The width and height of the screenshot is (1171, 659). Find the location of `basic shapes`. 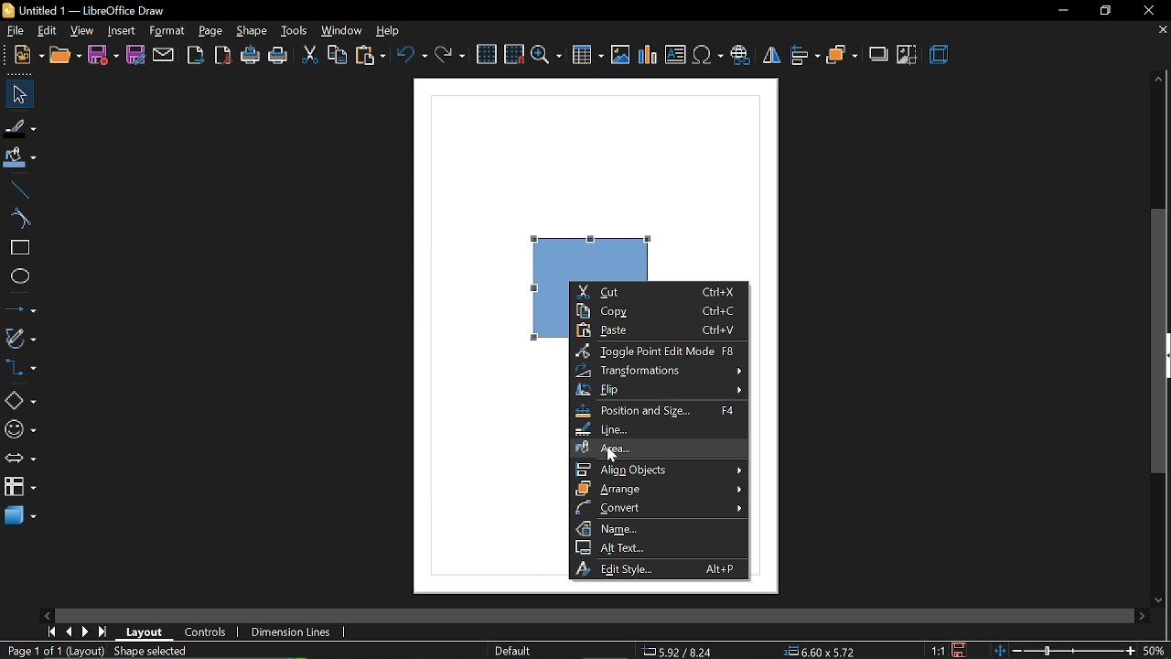

basic shapes is located at coordinates (20, 401).